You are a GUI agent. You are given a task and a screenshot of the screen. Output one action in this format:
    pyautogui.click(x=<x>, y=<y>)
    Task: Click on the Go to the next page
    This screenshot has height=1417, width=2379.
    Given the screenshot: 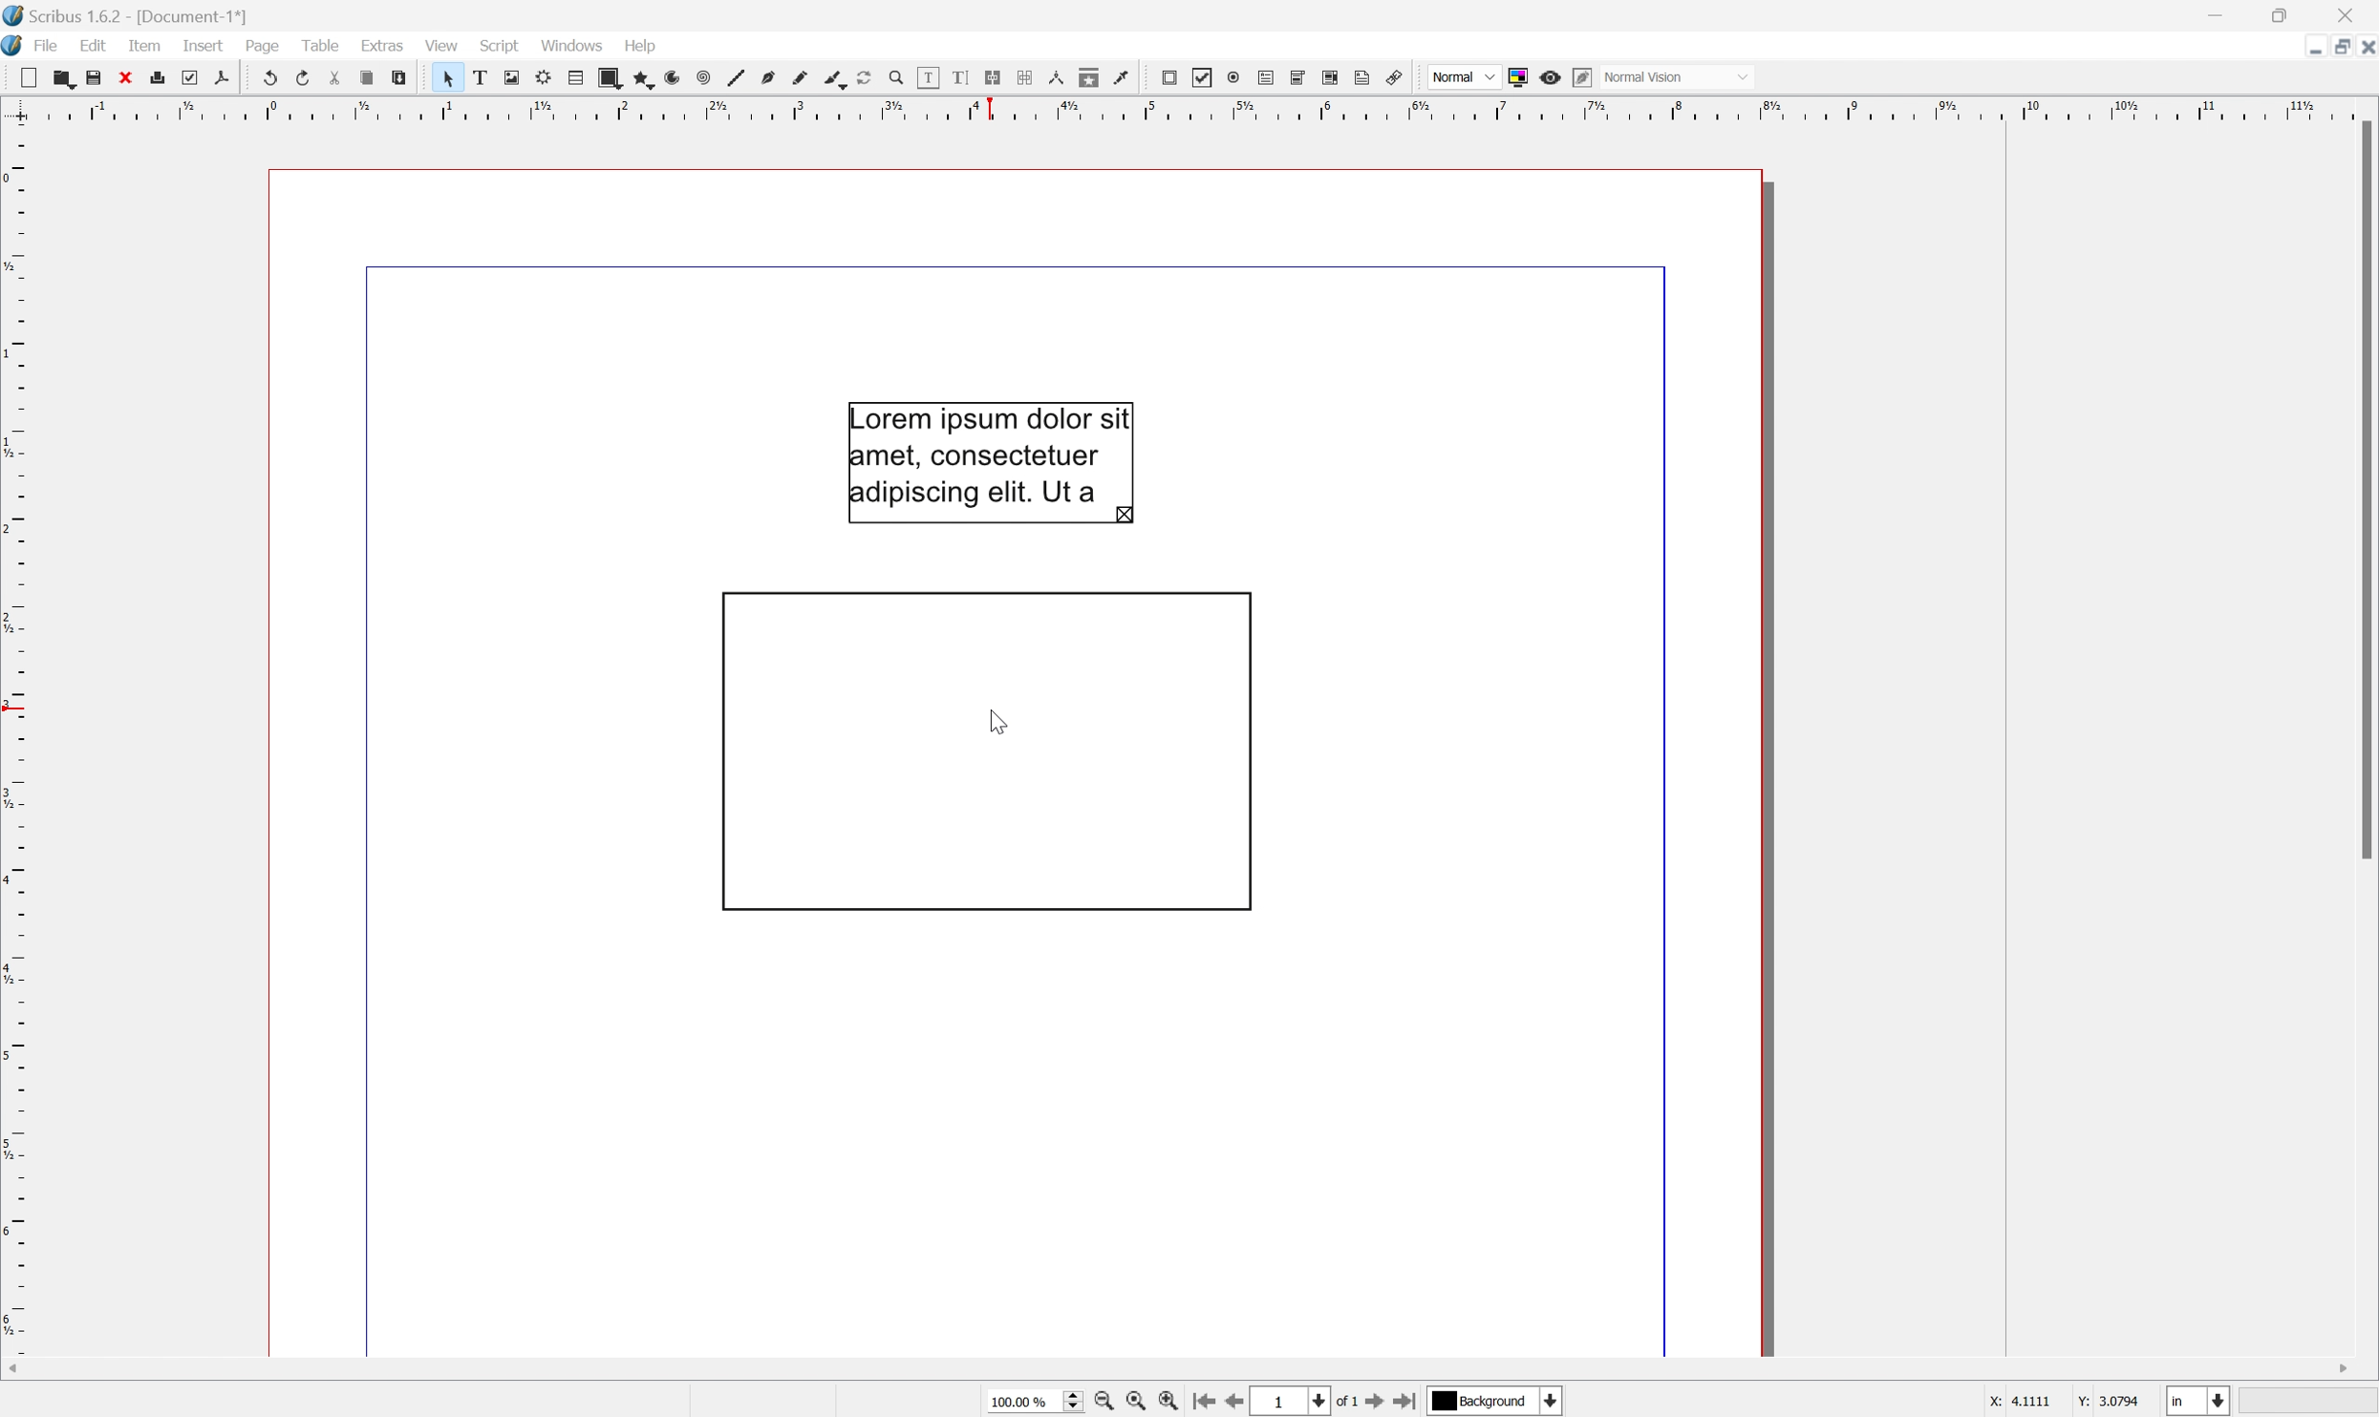 What is the action you would take?
    pyautogui.click(x=1375, y=1401)
    